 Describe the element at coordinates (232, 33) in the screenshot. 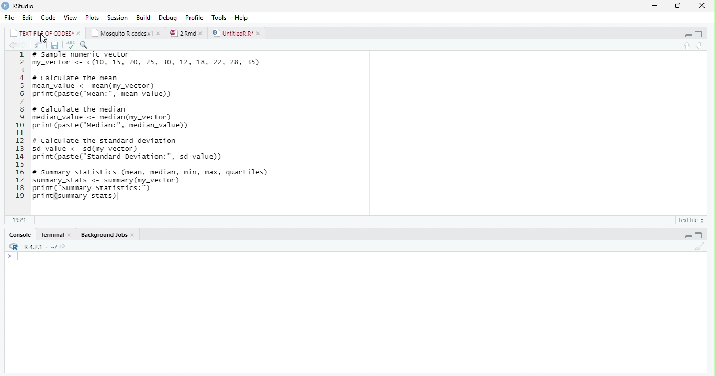

I see `UntitledR.R` at that location.